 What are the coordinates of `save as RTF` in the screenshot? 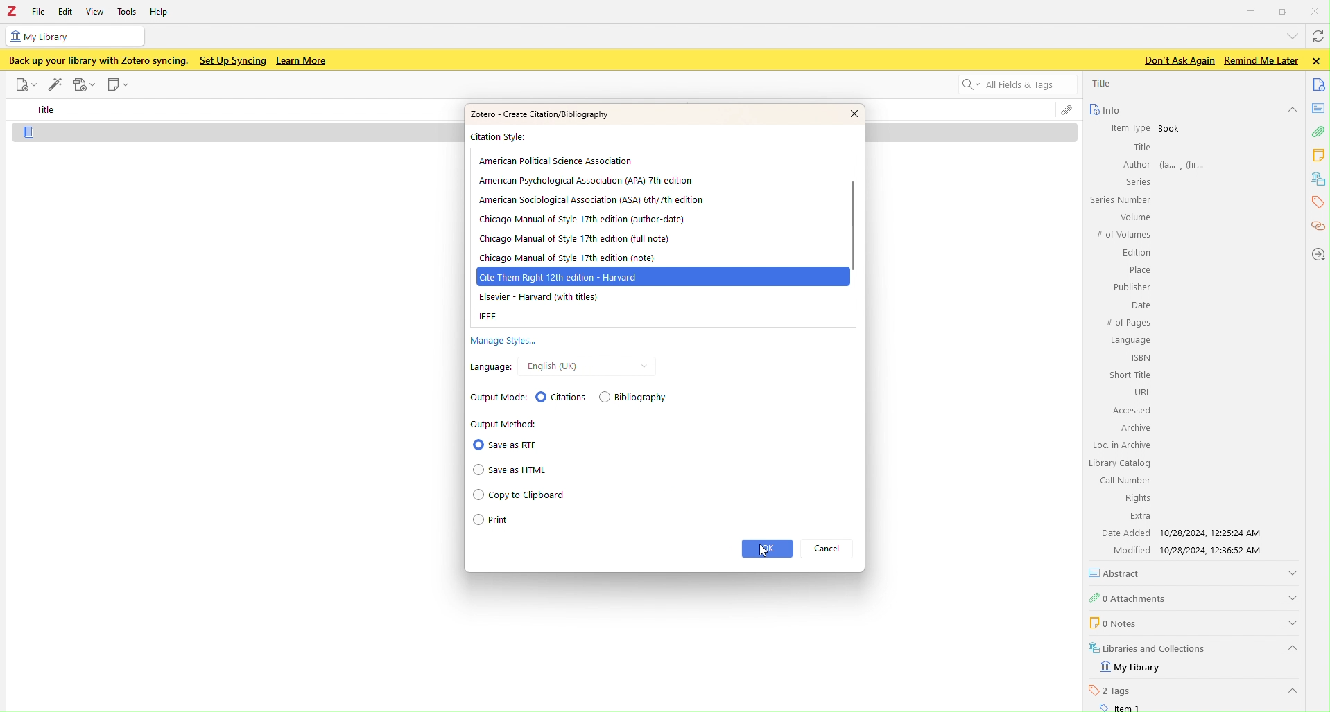 It's located at (505, 445).